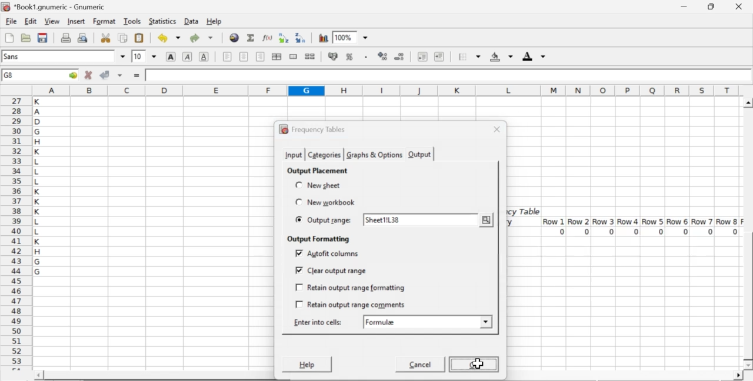 The image size is (753, 381). I want to click on application name, so click(55, 5).